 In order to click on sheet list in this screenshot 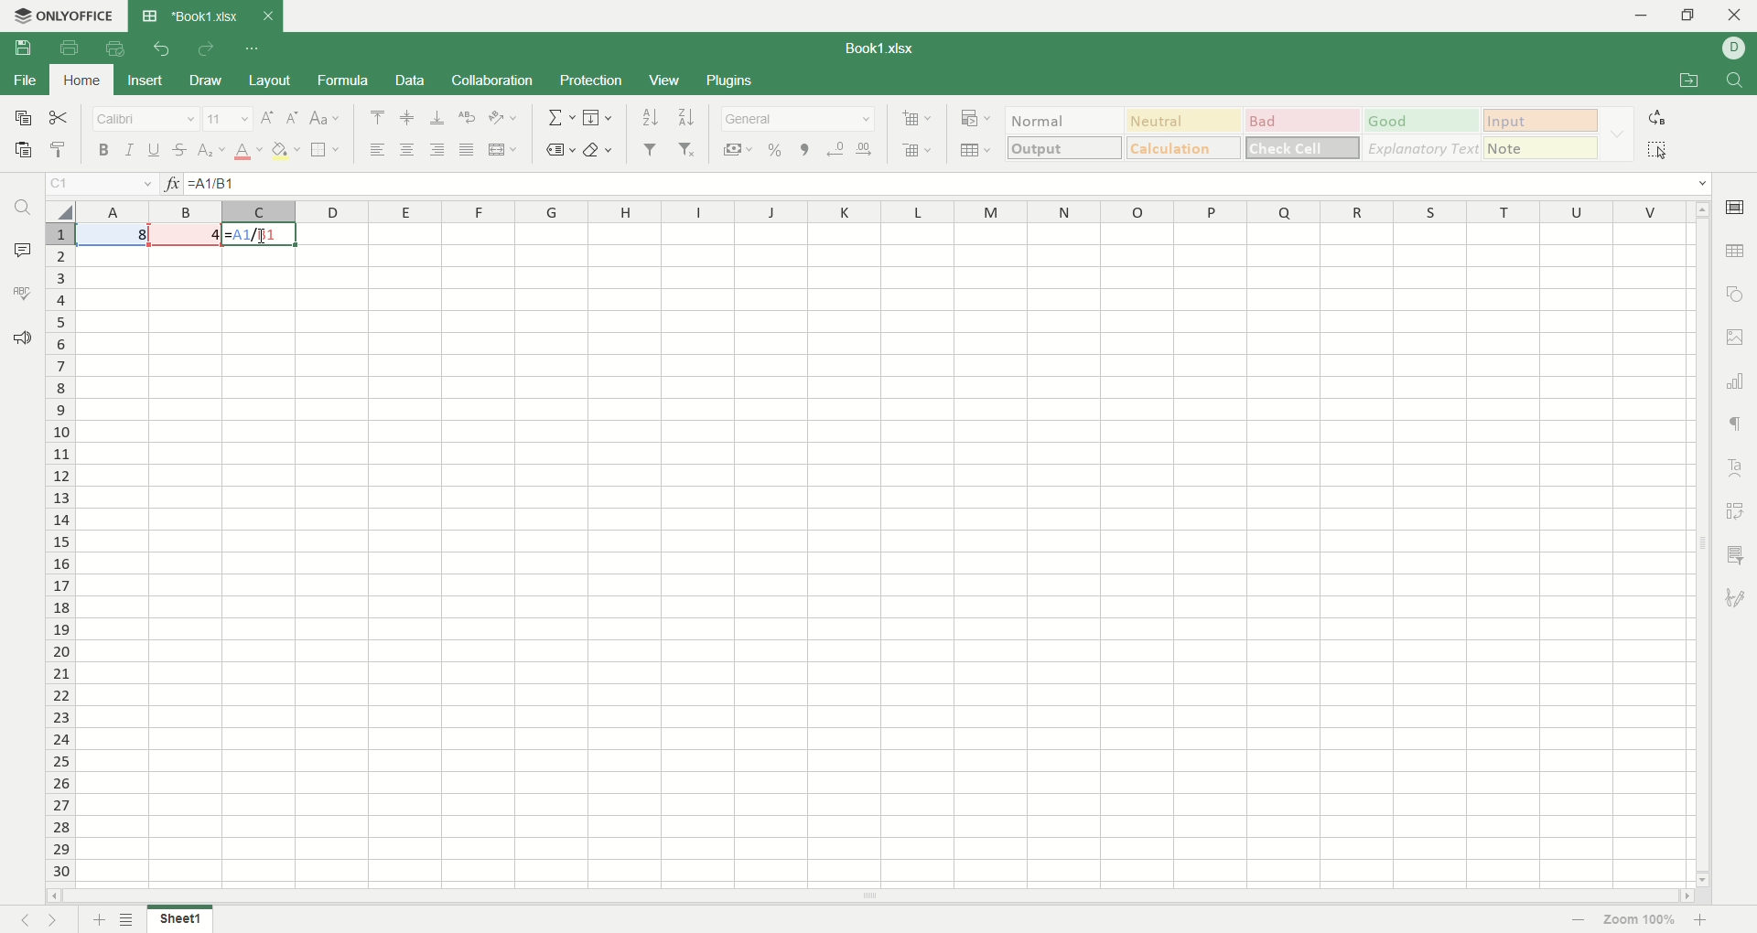, I will do `click(129, 919)`.